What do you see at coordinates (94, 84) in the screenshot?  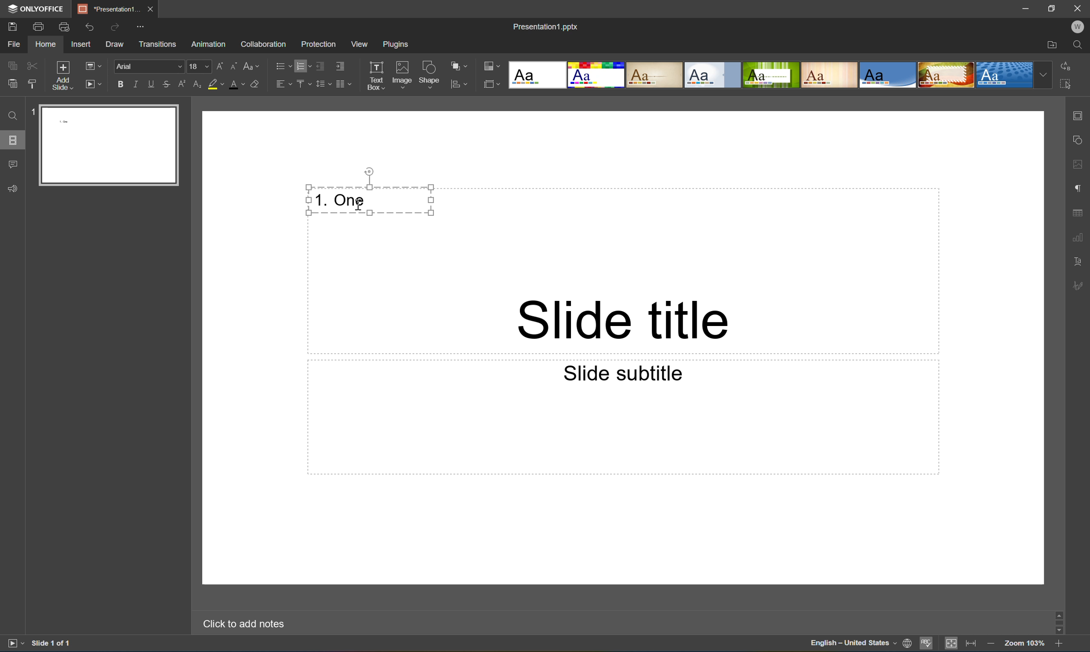 I see `Slide show` at bounding box center [94, 84].